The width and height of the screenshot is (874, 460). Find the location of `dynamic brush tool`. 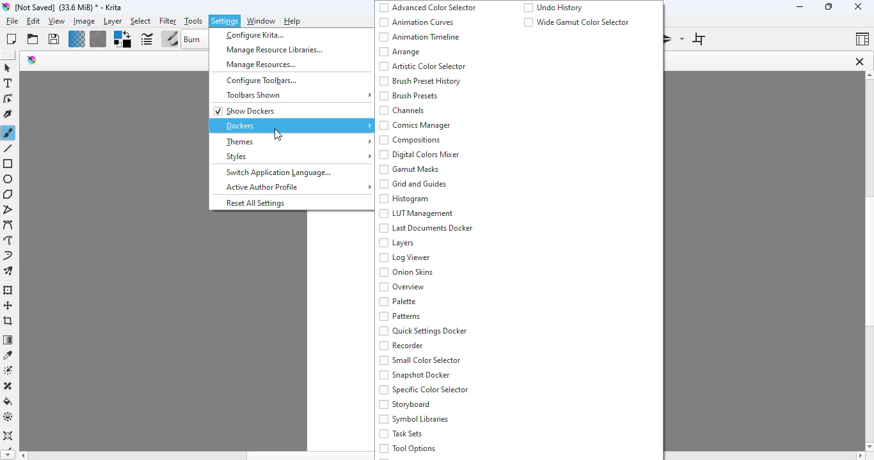

dynamic brush tool is located at coordinates (8, 256).